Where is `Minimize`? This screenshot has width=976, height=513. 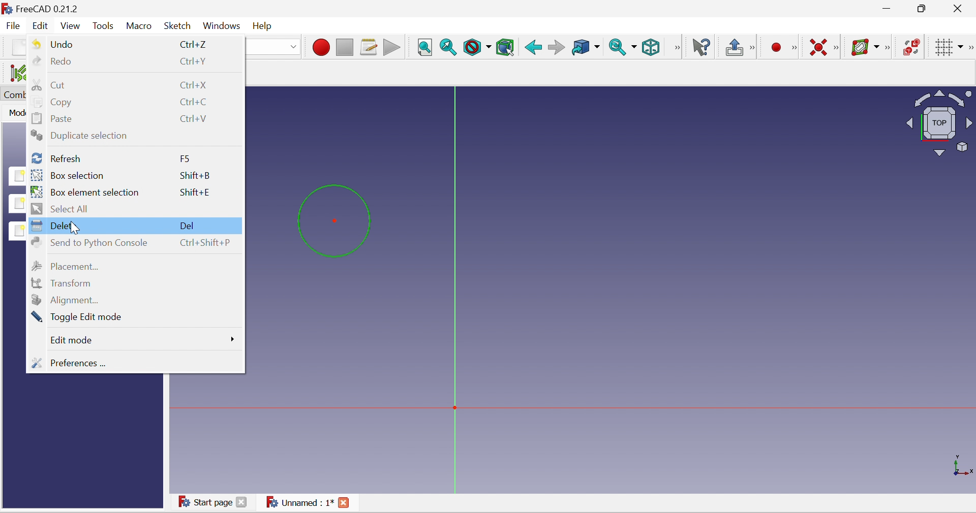
Minimize is located at coordinates (887, 10).